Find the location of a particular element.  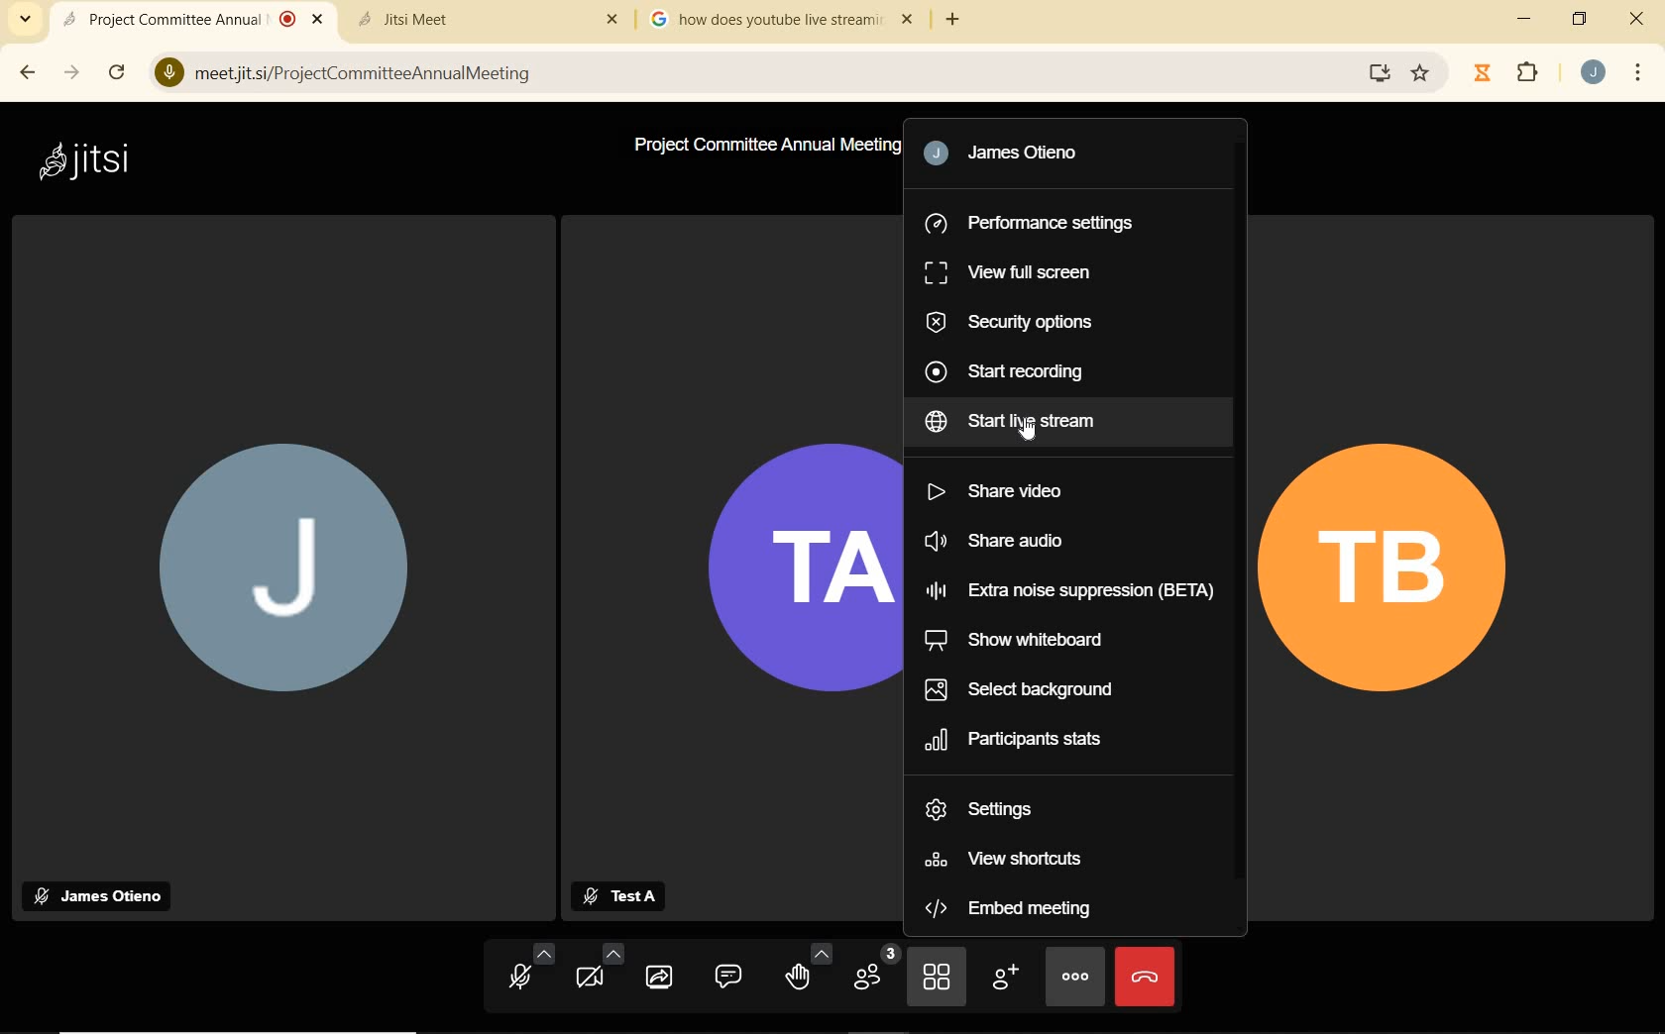

tab is located at coordinates (762, 20).